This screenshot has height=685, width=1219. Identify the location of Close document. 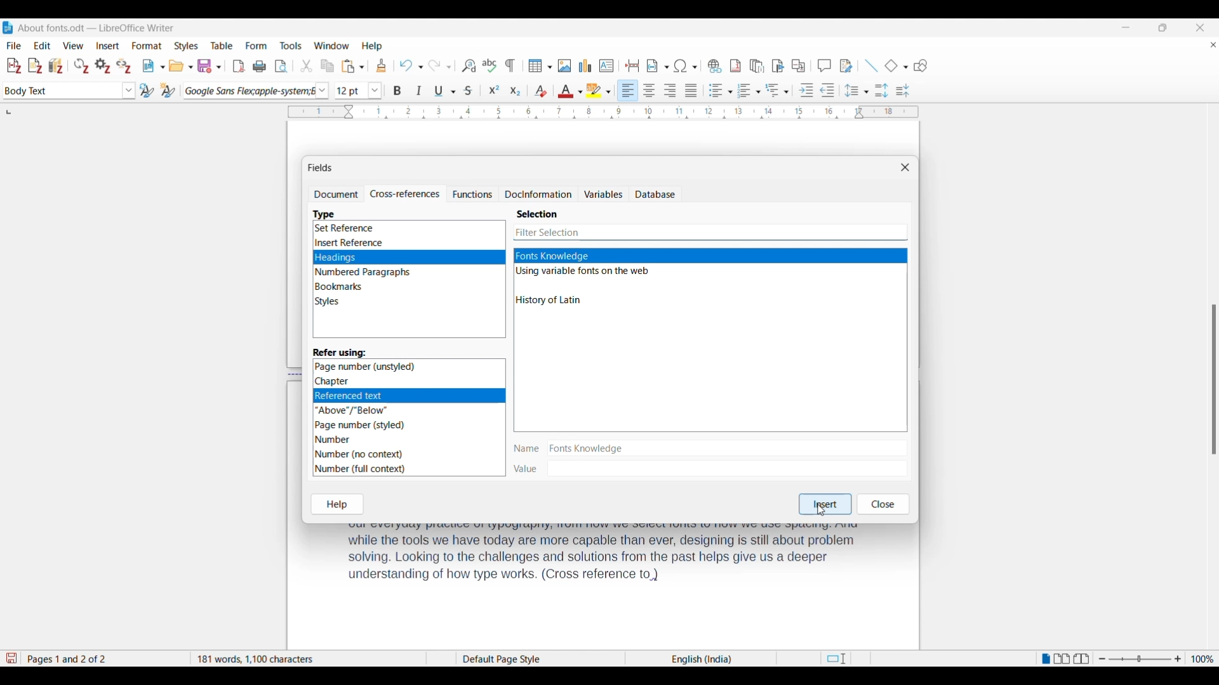
(1213, 47).